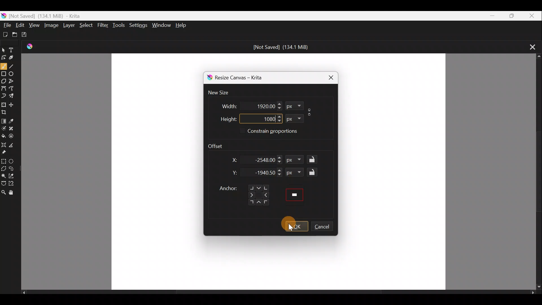 Image resolution: width=542 pixels, height=305 pixels. Describe the element at coordinates (279, 121) in the screenshot. I see `Decrease height` at that location.